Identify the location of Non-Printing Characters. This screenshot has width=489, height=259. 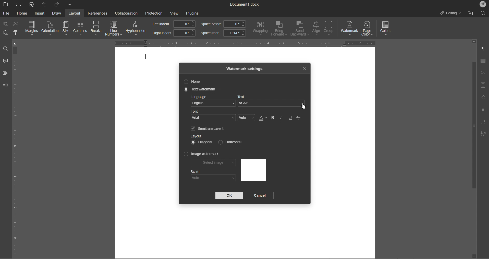
(483, 49).